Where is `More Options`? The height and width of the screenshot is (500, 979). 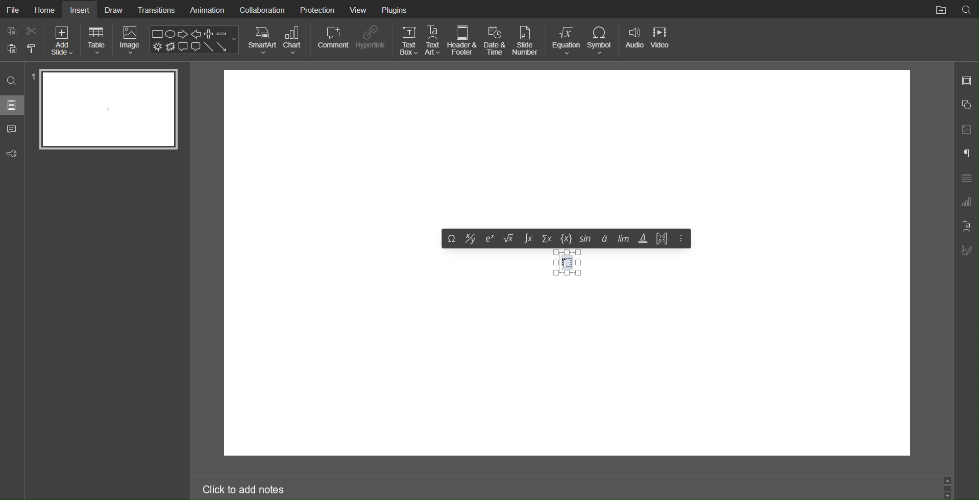 More Options is located at coordinates (680, 239).